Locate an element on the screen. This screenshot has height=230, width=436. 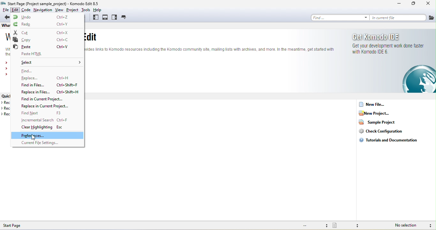
file is located at coordinates (5, 10).